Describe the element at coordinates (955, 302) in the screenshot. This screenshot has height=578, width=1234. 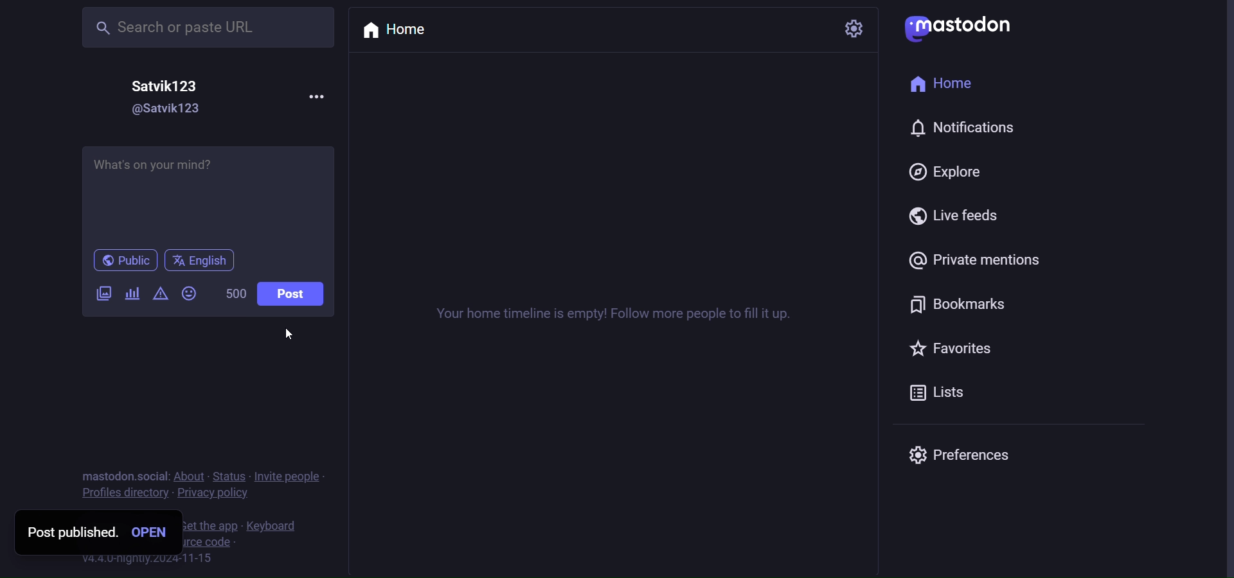
I see `bookmark` at that location.